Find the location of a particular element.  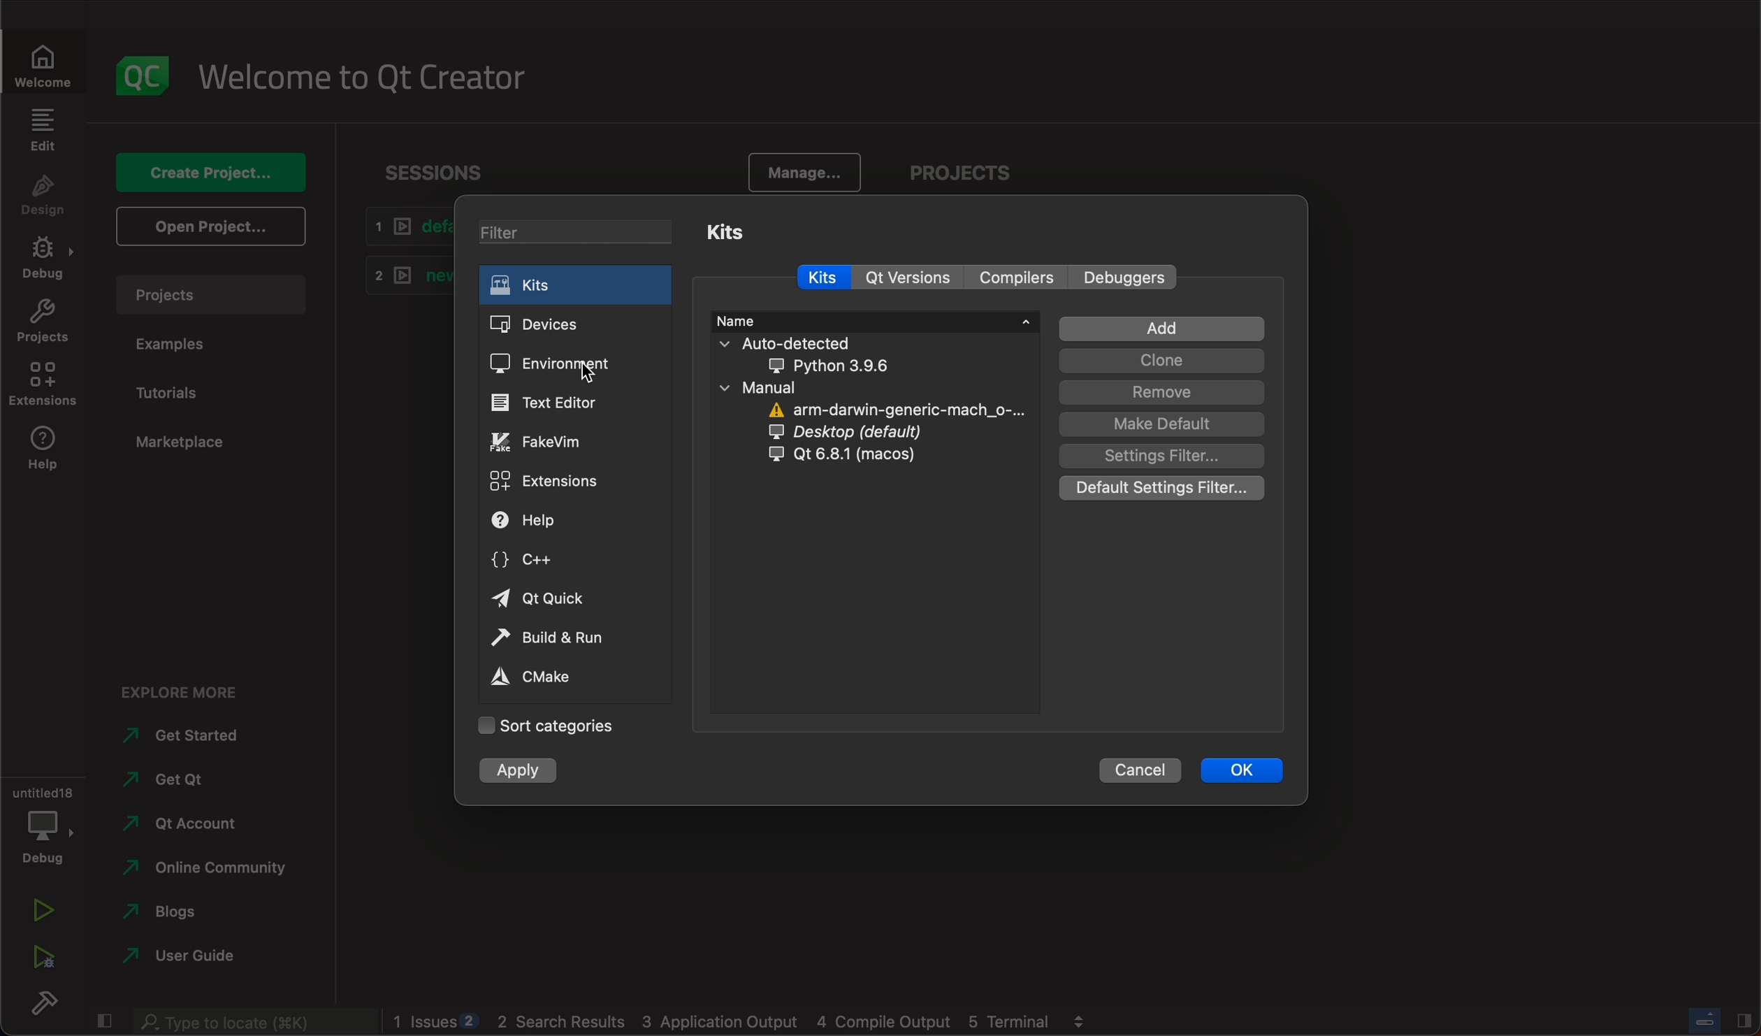

qt versions is located at coordinates (909, 278).